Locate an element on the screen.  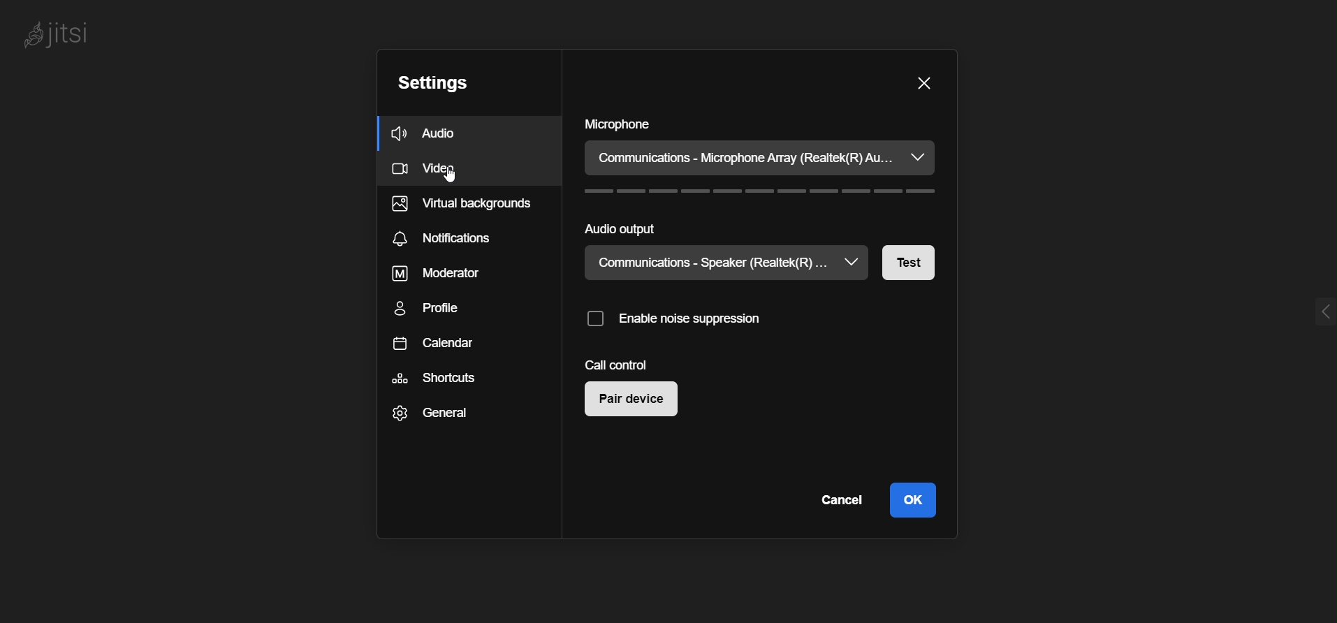
volume is located at coordinates (754, 194).